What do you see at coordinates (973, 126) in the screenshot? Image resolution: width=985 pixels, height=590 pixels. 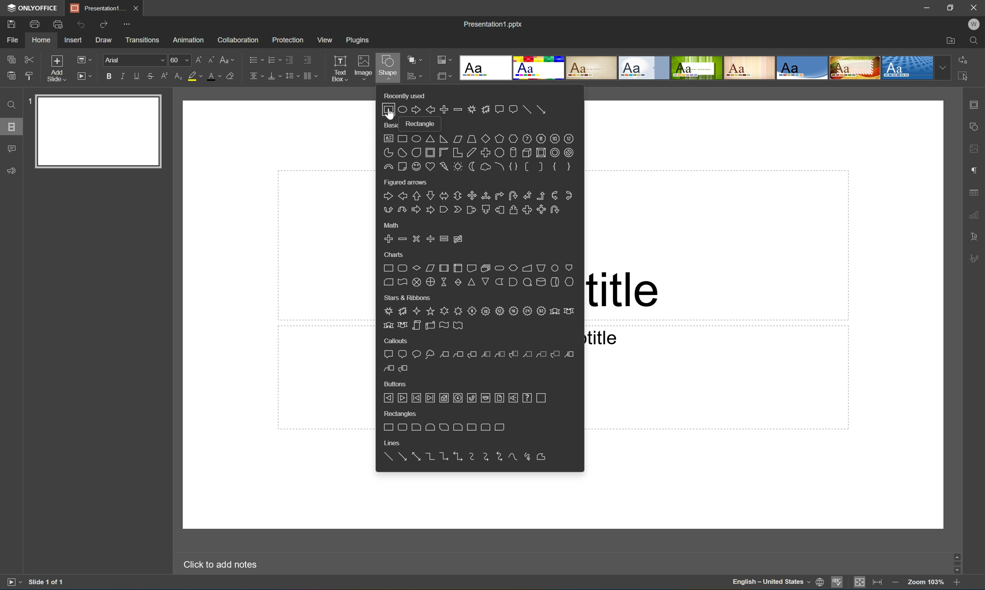 I see `shape settings` at bounding box center [973, 126].